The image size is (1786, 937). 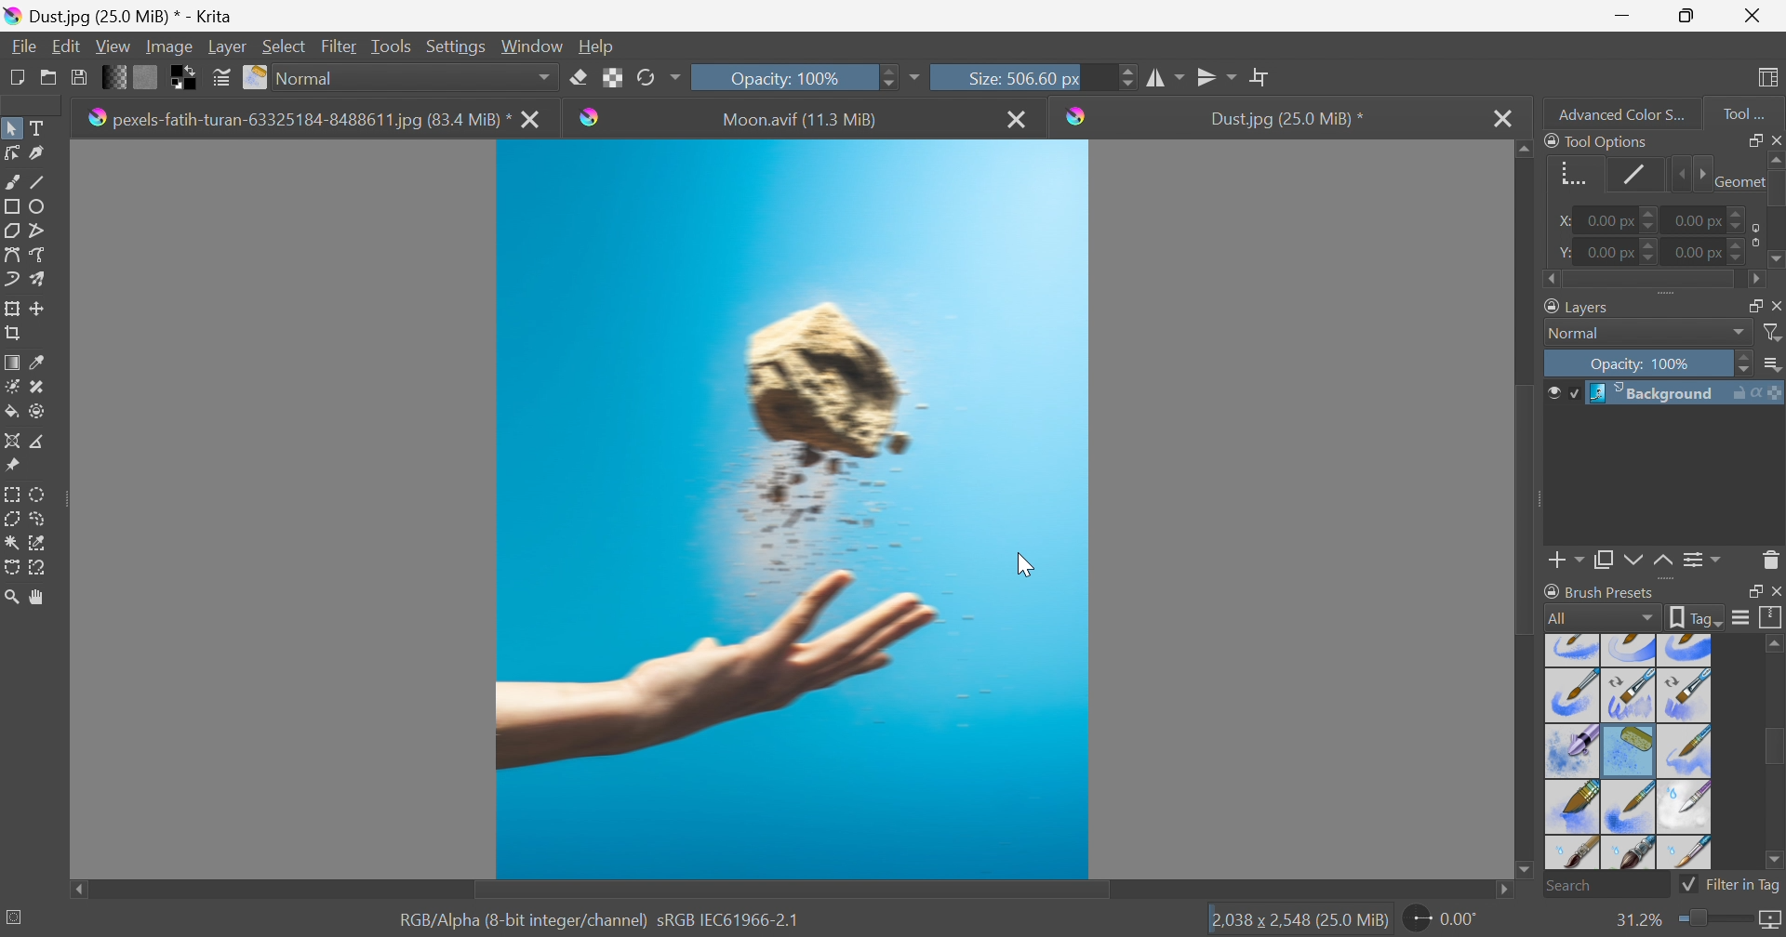 I want to click on Close, so click(x=1019, y=118).